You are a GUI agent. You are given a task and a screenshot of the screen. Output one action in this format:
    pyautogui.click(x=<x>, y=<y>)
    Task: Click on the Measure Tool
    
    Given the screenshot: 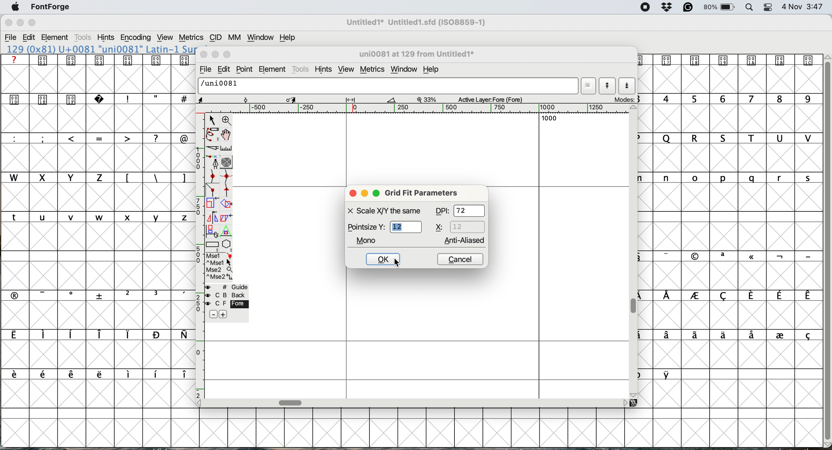 What is the action you would take?
    pyautogui.click(x=392, y=100)
    